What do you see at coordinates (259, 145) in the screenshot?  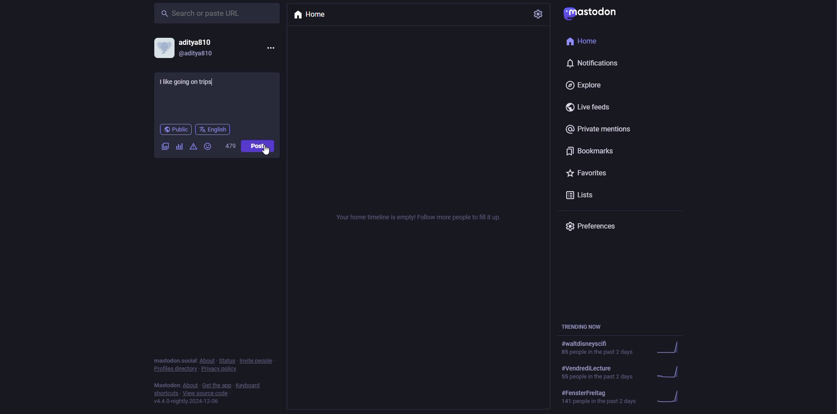 I see `post` at bounding box center [259, 145].